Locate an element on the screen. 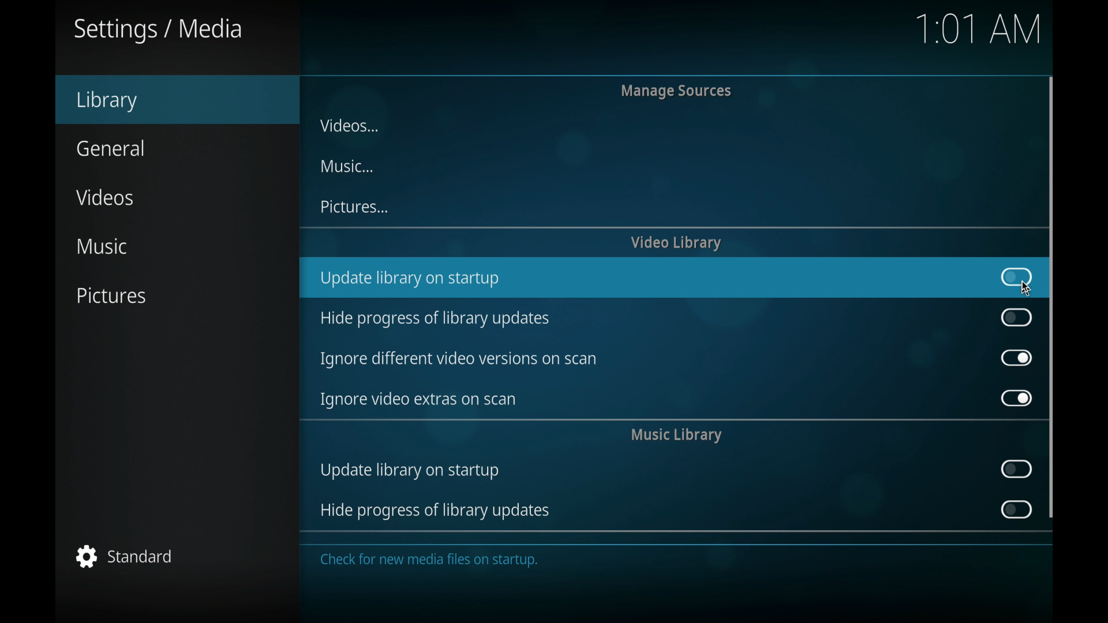  cursor is located at coordinates (1028, 287).